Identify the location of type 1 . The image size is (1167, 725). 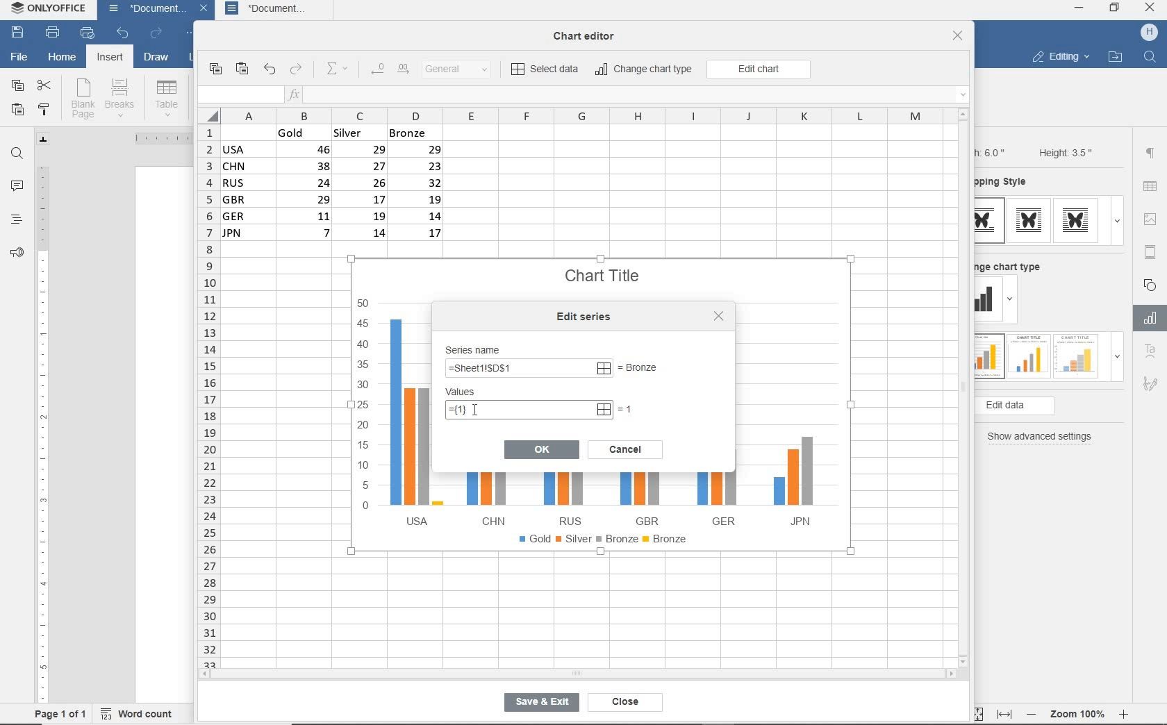
(988, 357).